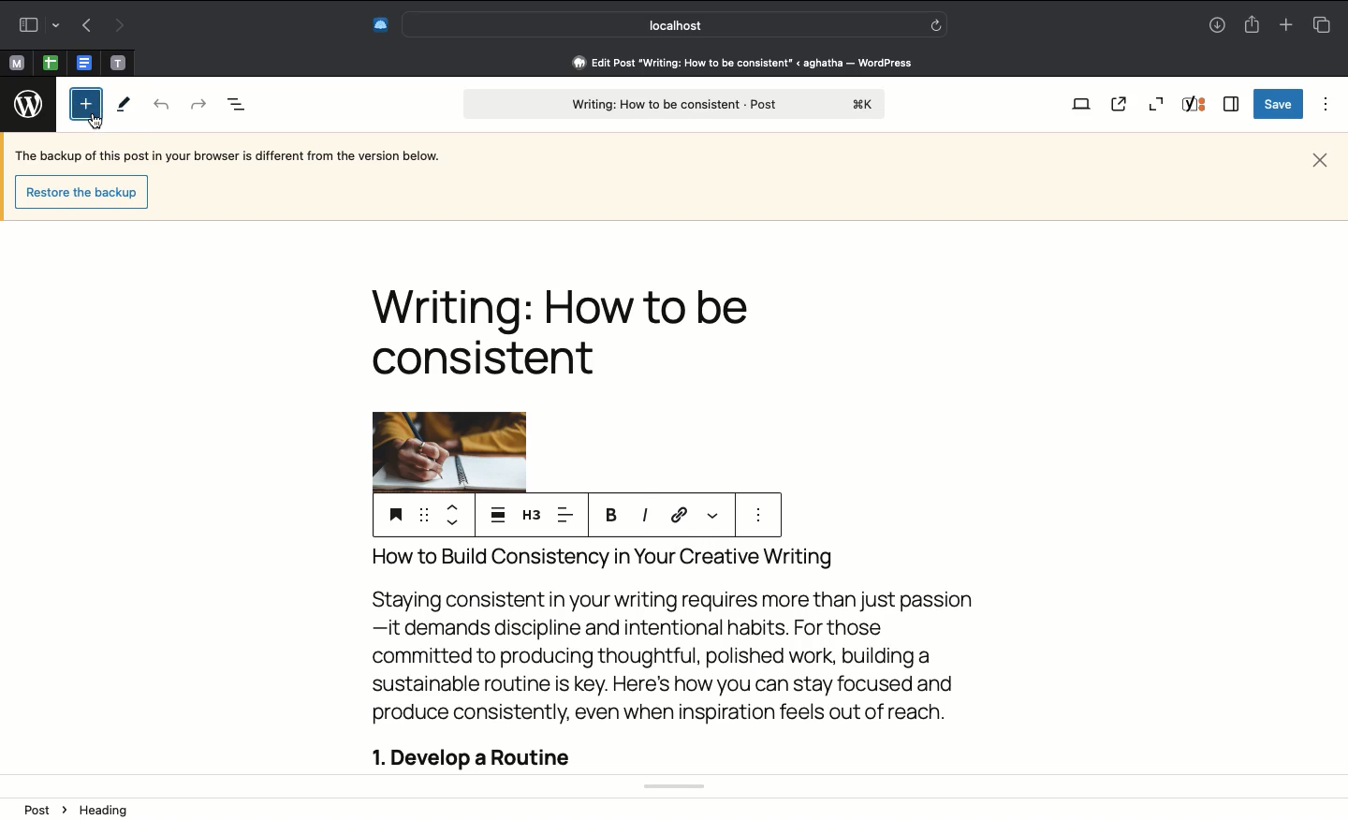 The image size is (1348, 820). I want to click on options, so click(762, 514).